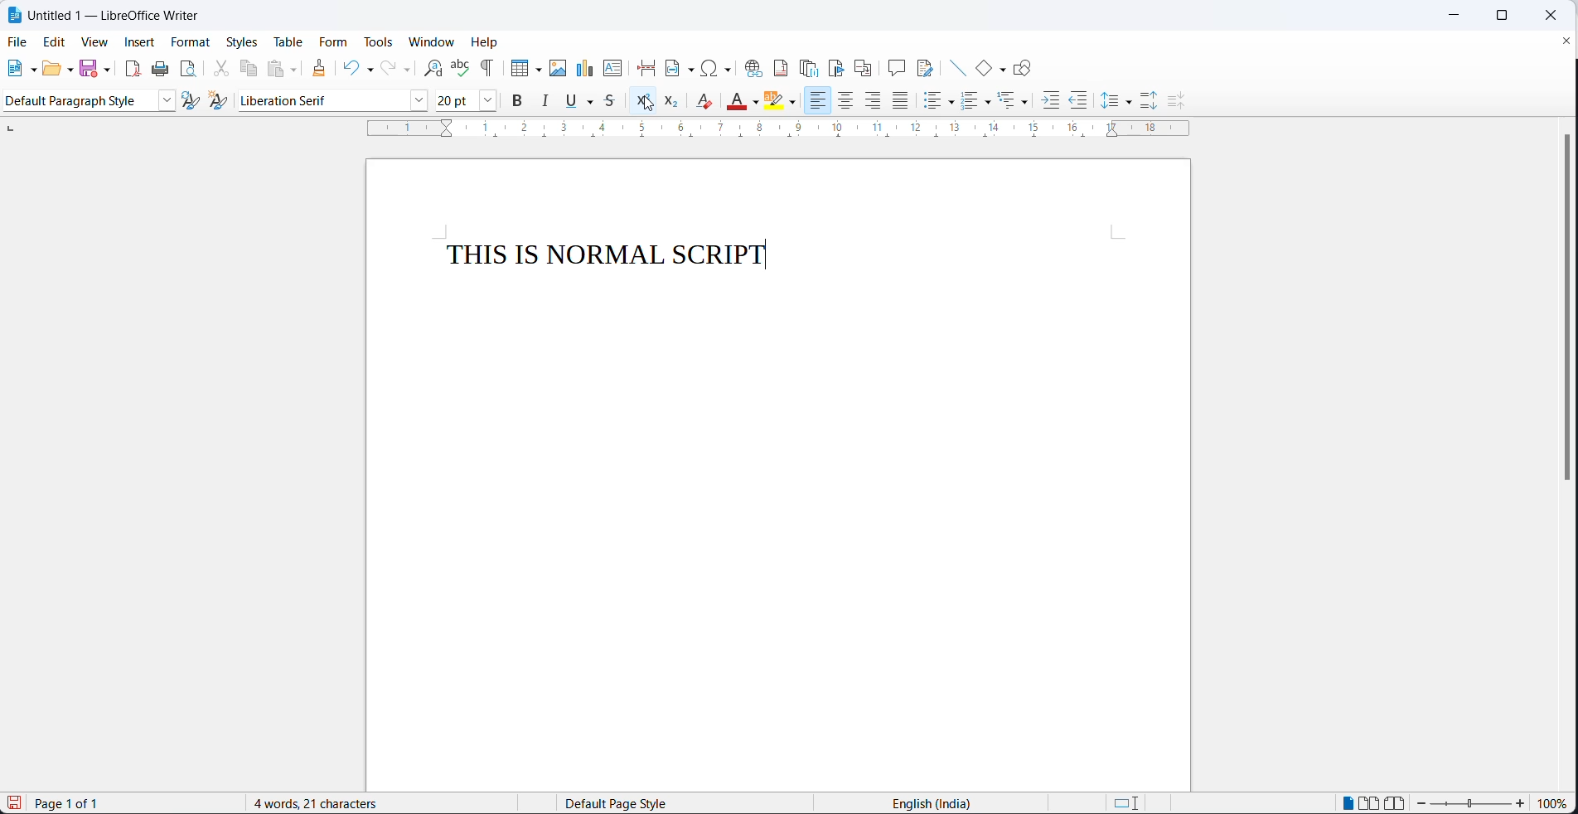  What do you see at coordinates (89, 43) in the screenshot?
I see `view` at bounding box center [89, 43].